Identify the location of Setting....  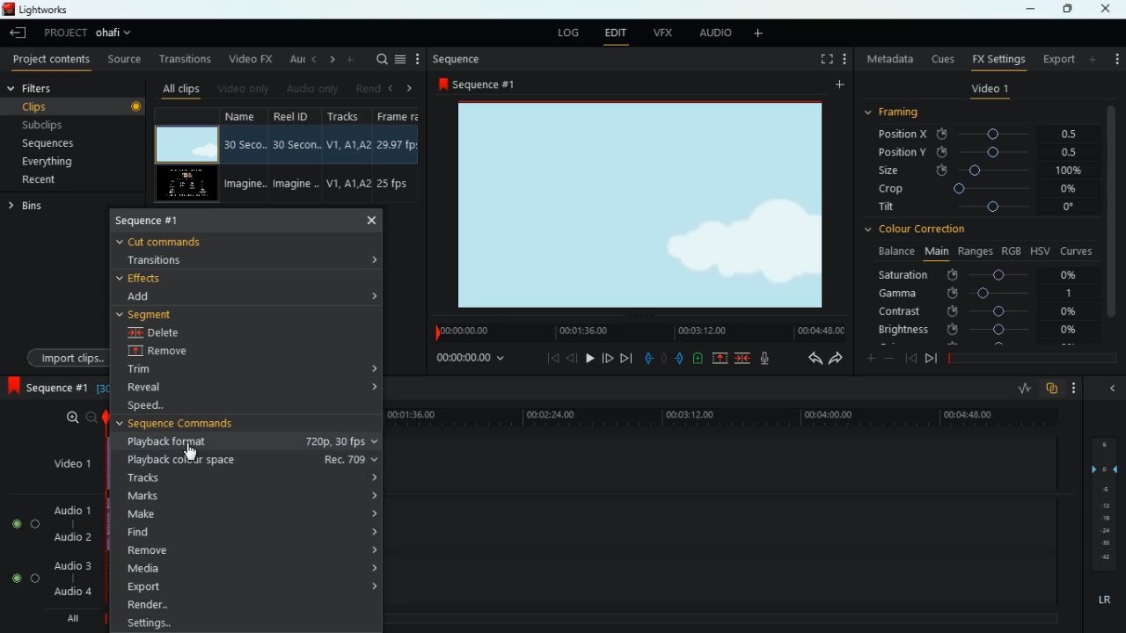
(153, 623).